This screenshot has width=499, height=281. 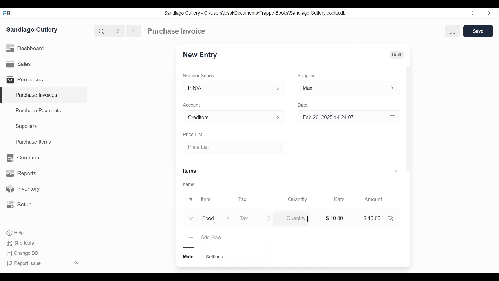 What do you see at coordinates (209, 219) in the screenshot?
I see `Food` at bounding box center [209, 219].